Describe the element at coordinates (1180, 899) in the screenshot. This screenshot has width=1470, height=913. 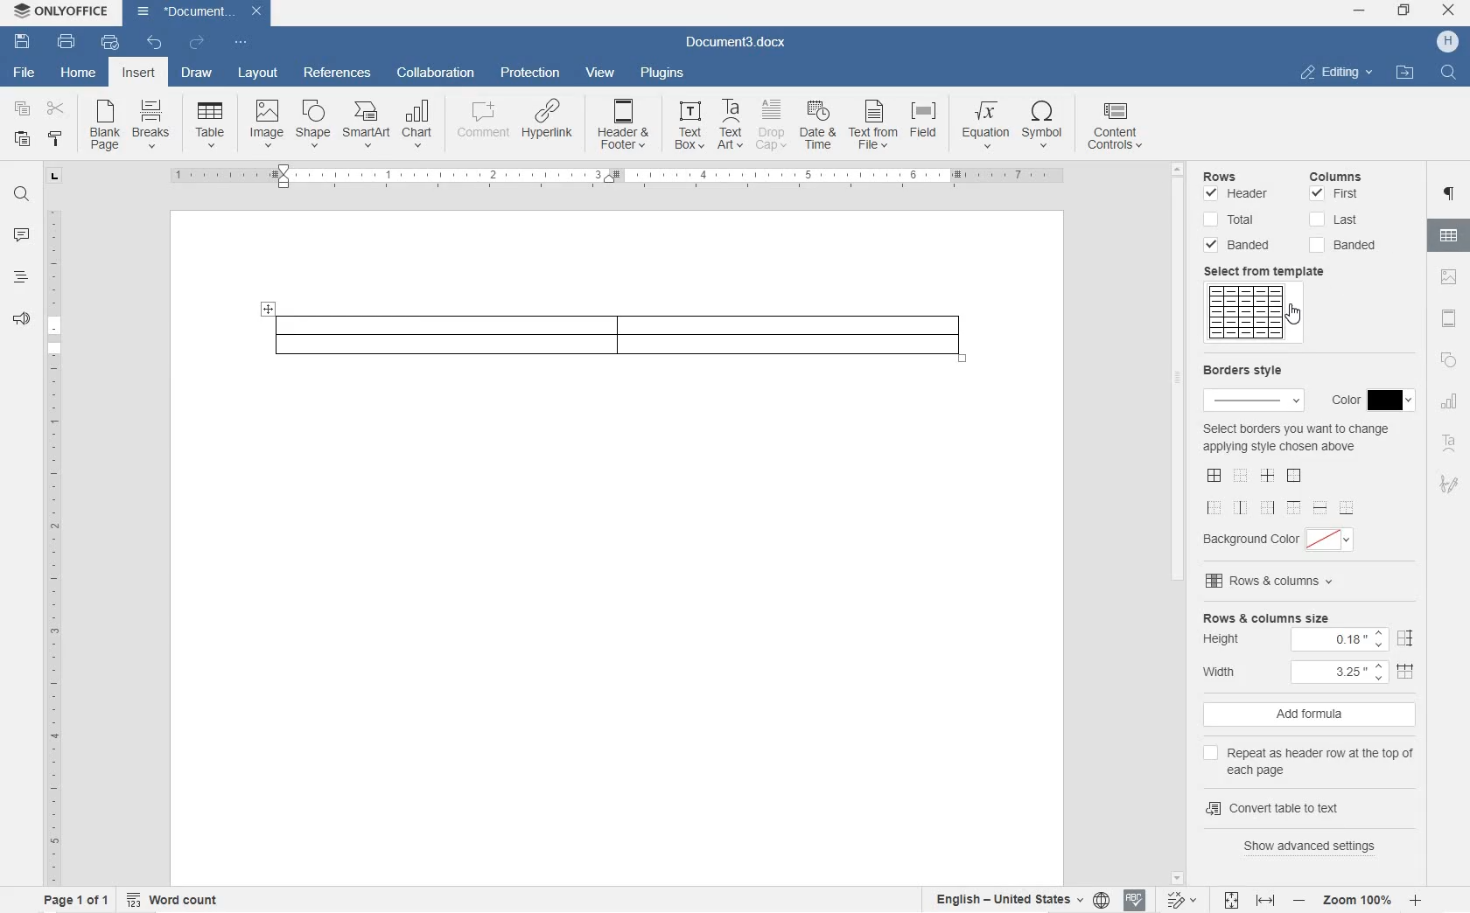
I see `TRACK CHANGES` at that location.